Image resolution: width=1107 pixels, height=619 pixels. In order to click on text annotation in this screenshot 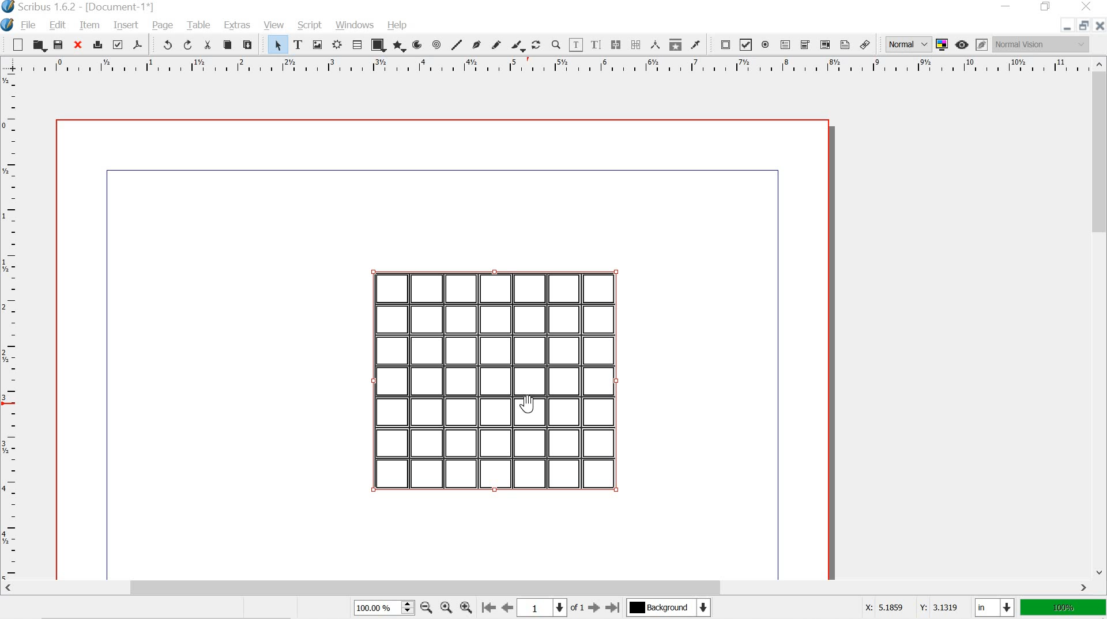, I will do `click(845, 44)`.